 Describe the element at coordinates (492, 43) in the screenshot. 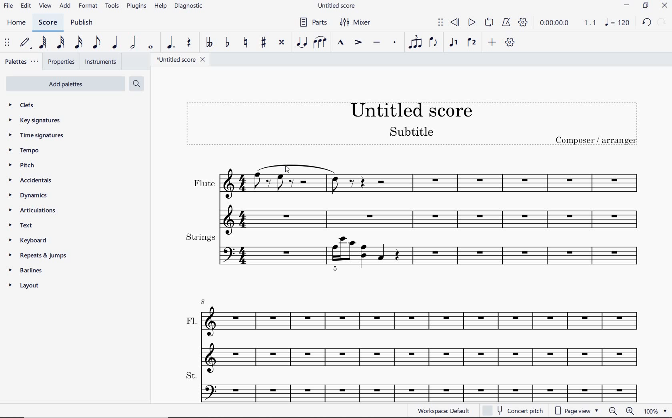

I see `ADD` at that location.